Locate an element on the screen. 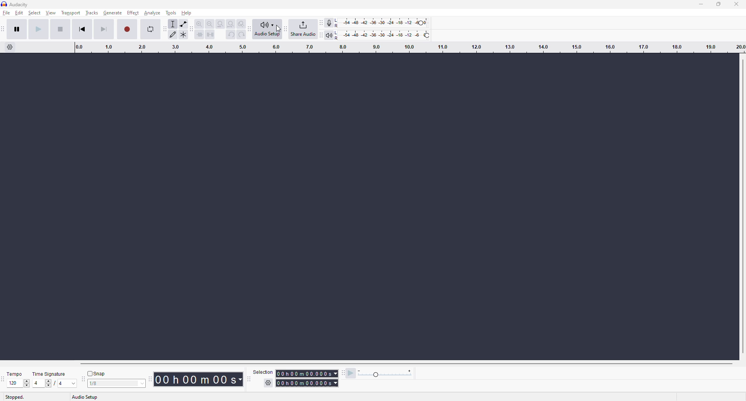 The image size is (746, 401). transport is located at coordinates (69, 14).